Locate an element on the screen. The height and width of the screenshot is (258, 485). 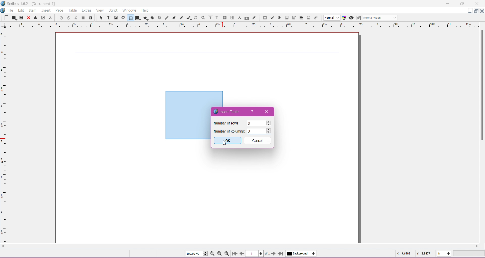
Pdf List Box is located at coordinates (301, 18).